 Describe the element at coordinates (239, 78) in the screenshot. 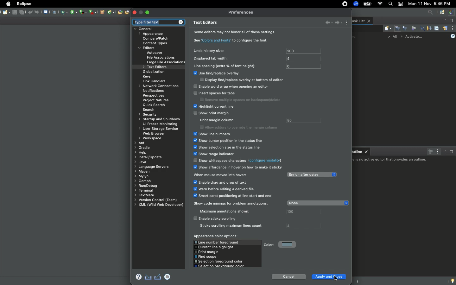

I see `Use find/replace overlay` at that location.